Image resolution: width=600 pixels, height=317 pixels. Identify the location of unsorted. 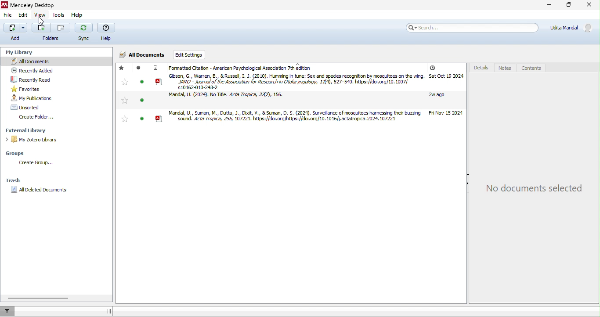
(30, 108).